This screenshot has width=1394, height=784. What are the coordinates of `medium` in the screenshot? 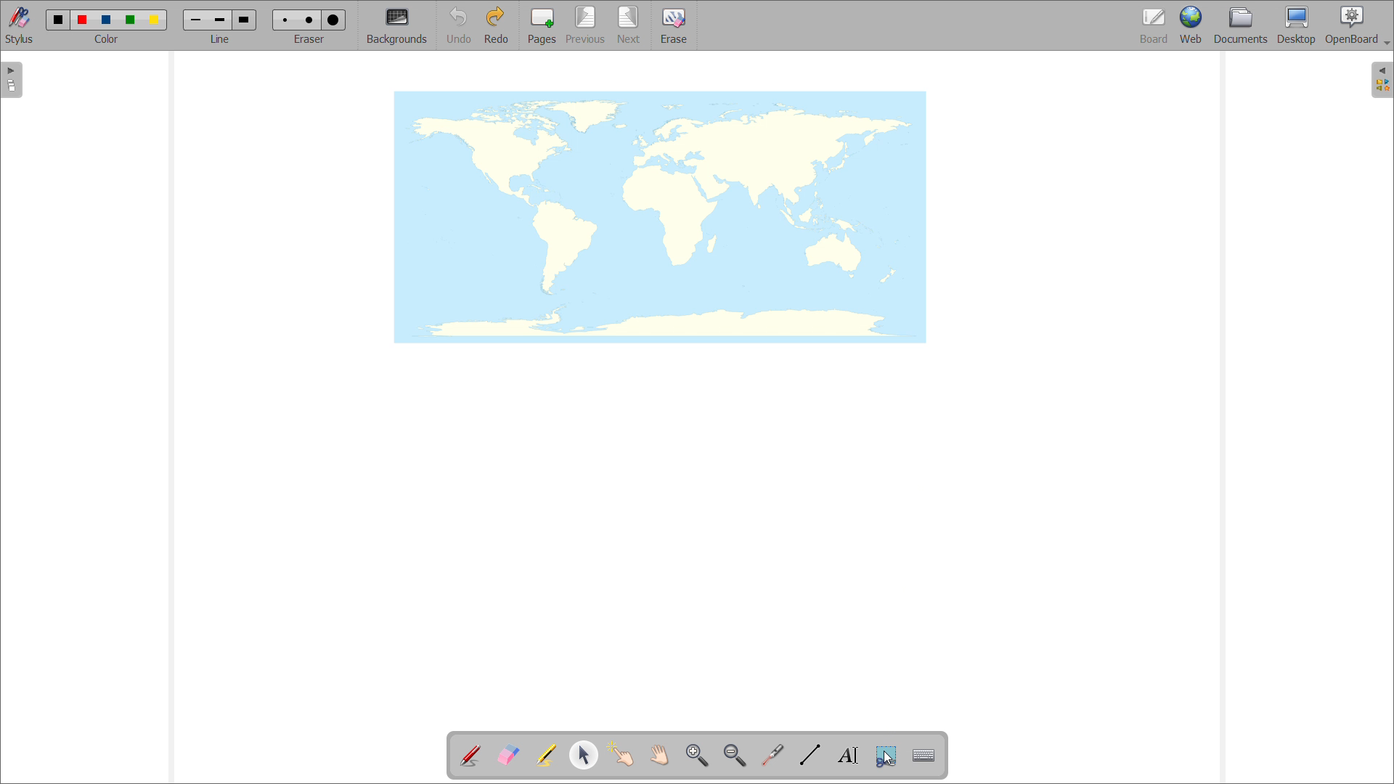 It's located at (219, 20).